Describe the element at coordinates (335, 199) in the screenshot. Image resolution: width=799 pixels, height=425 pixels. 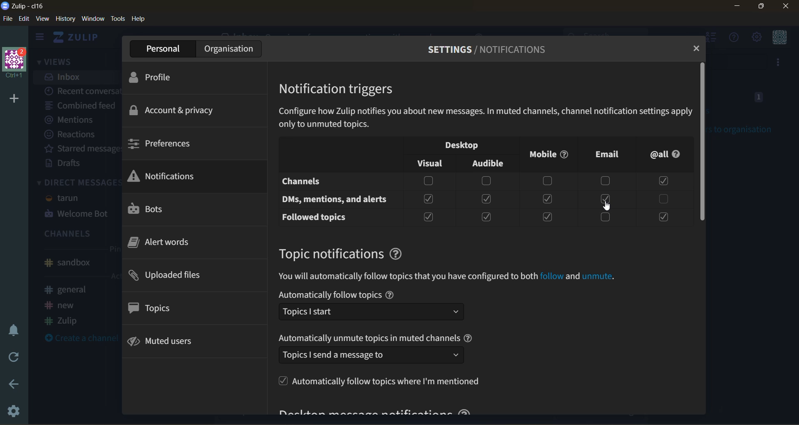
I see `dms, mentions, alerts` at that location.